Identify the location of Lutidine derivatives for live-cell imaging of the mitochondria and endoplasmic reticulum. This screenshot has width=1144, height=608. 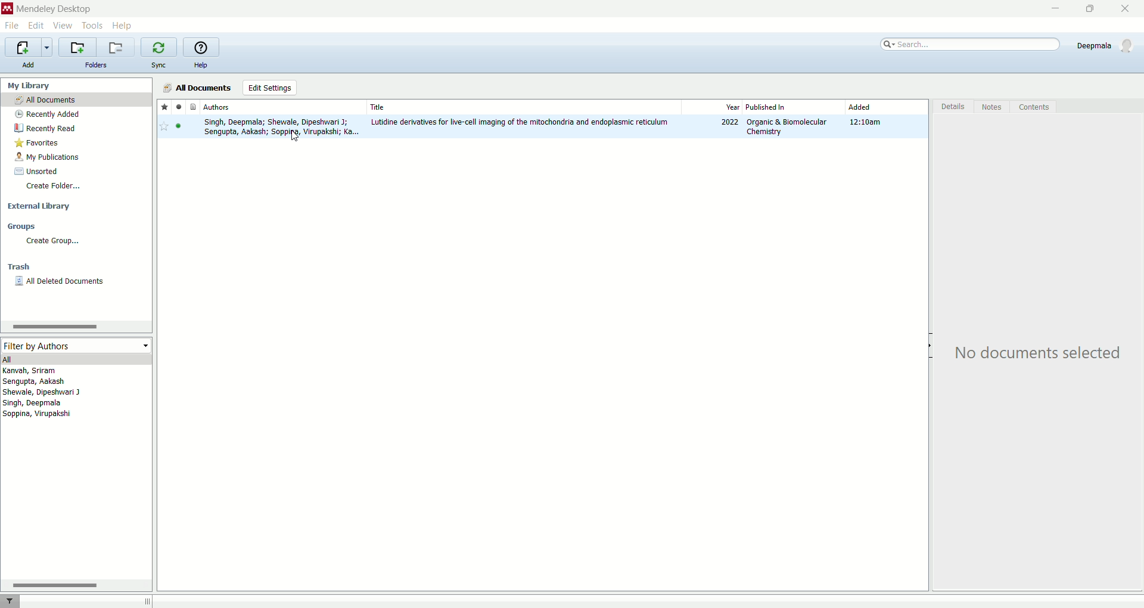
(521, 122).